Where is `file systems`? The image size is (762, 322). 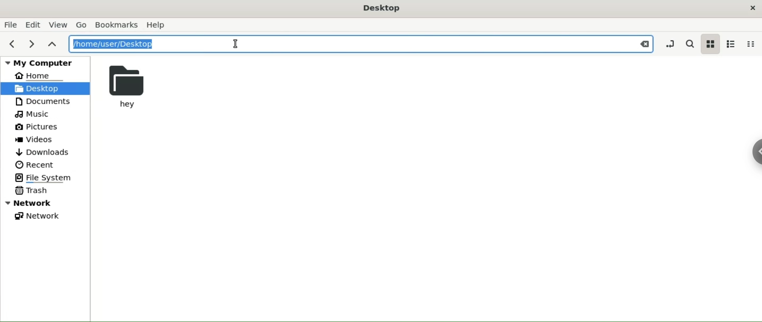 file systems is located at coordinates (50, 177).